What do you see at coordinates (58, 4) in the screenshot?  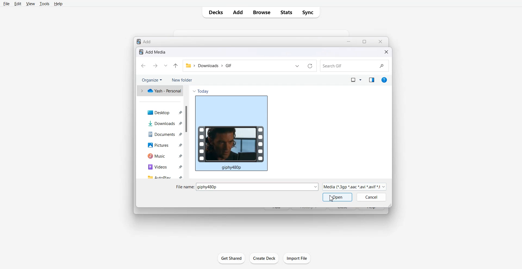 I see `Help` at bounding box center [58, 4].